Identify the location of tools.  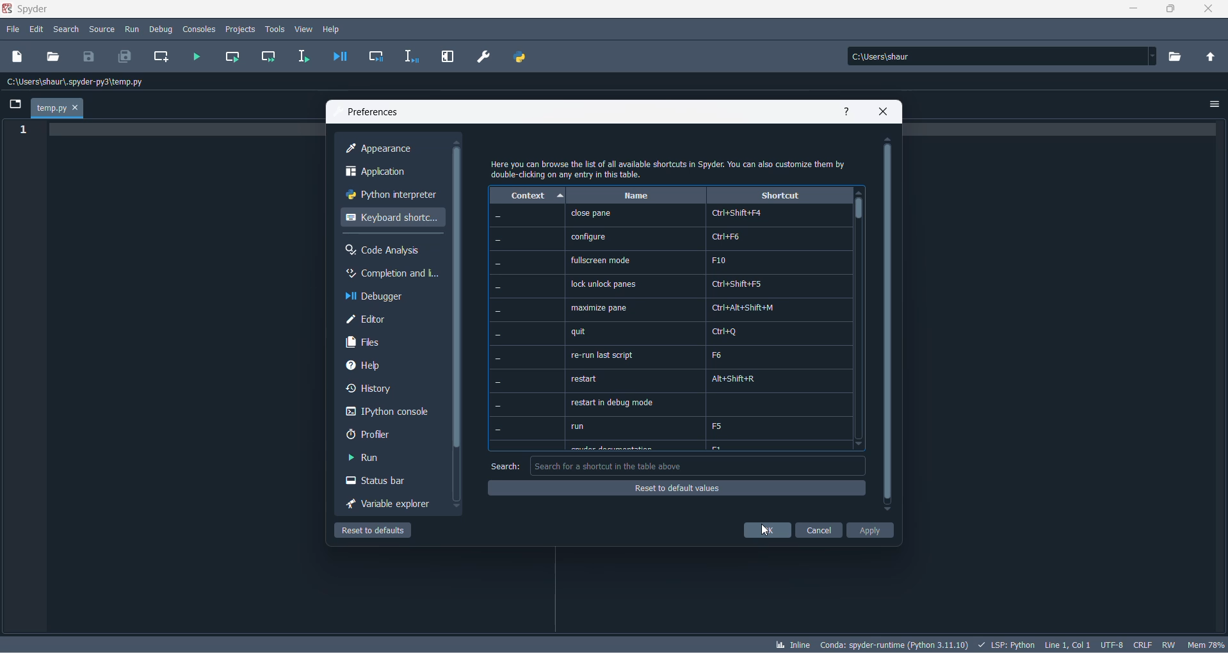
(275, 29).